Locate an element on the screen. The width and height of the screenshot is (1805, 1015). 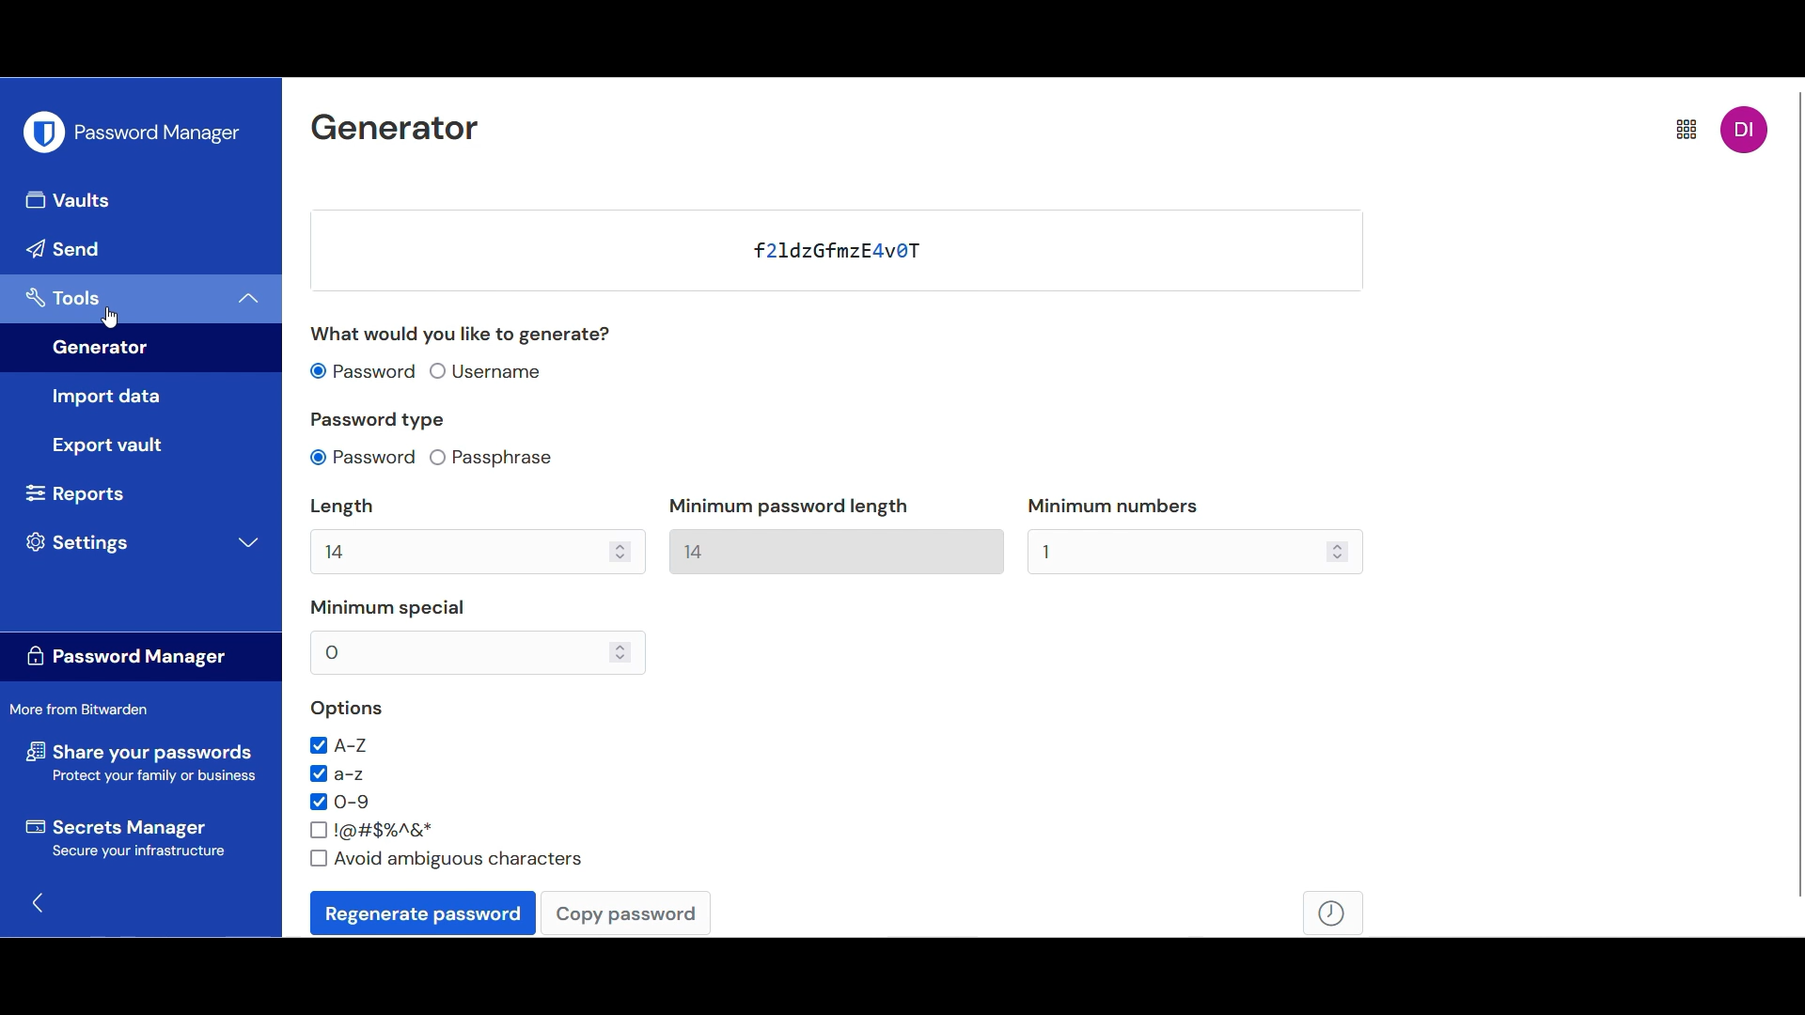
Passphrase is located at coordinates (492, 458).